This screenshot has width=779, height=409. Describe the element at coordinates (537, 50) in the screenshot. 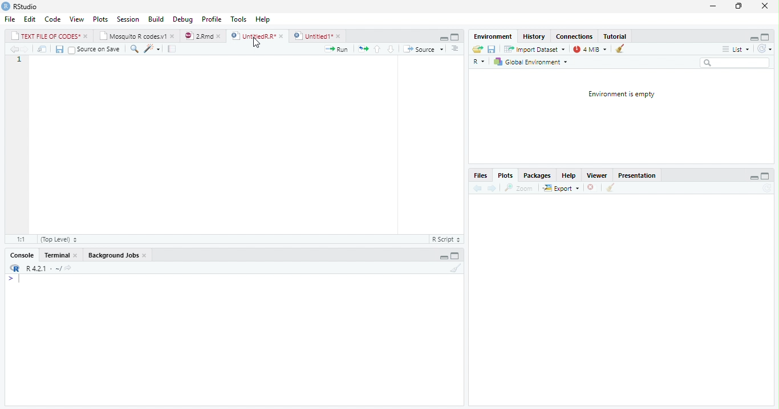

I see `imoort Dataset ~` at that location.